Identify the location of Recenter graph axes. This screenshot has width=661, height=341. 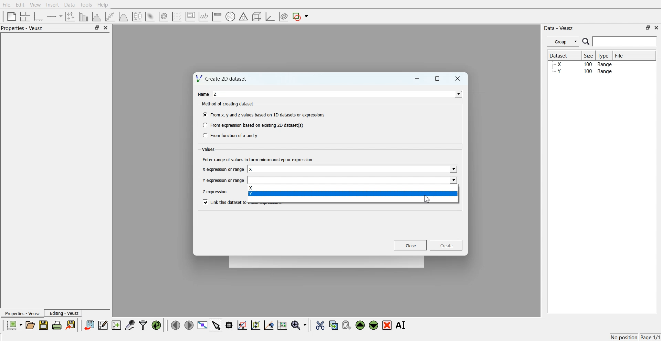
(269, 325).